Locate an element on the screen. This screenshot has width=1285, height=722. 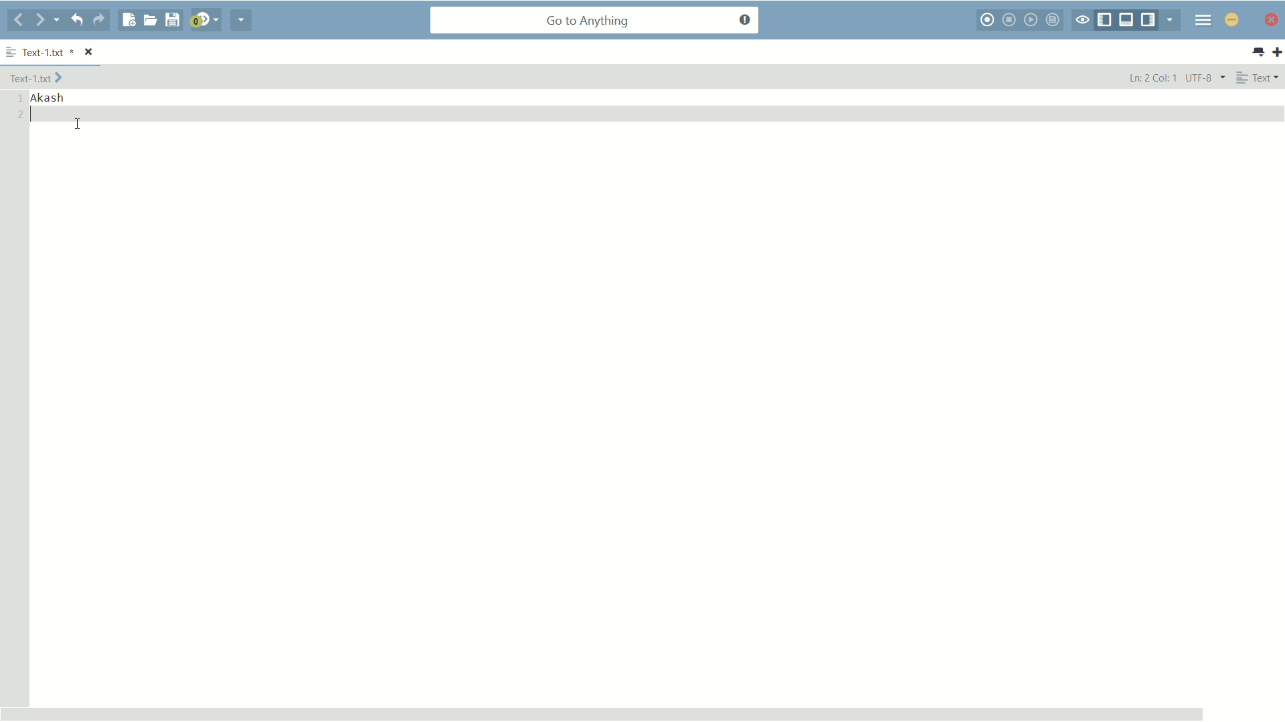
new file is located at coordinates (128, 20).